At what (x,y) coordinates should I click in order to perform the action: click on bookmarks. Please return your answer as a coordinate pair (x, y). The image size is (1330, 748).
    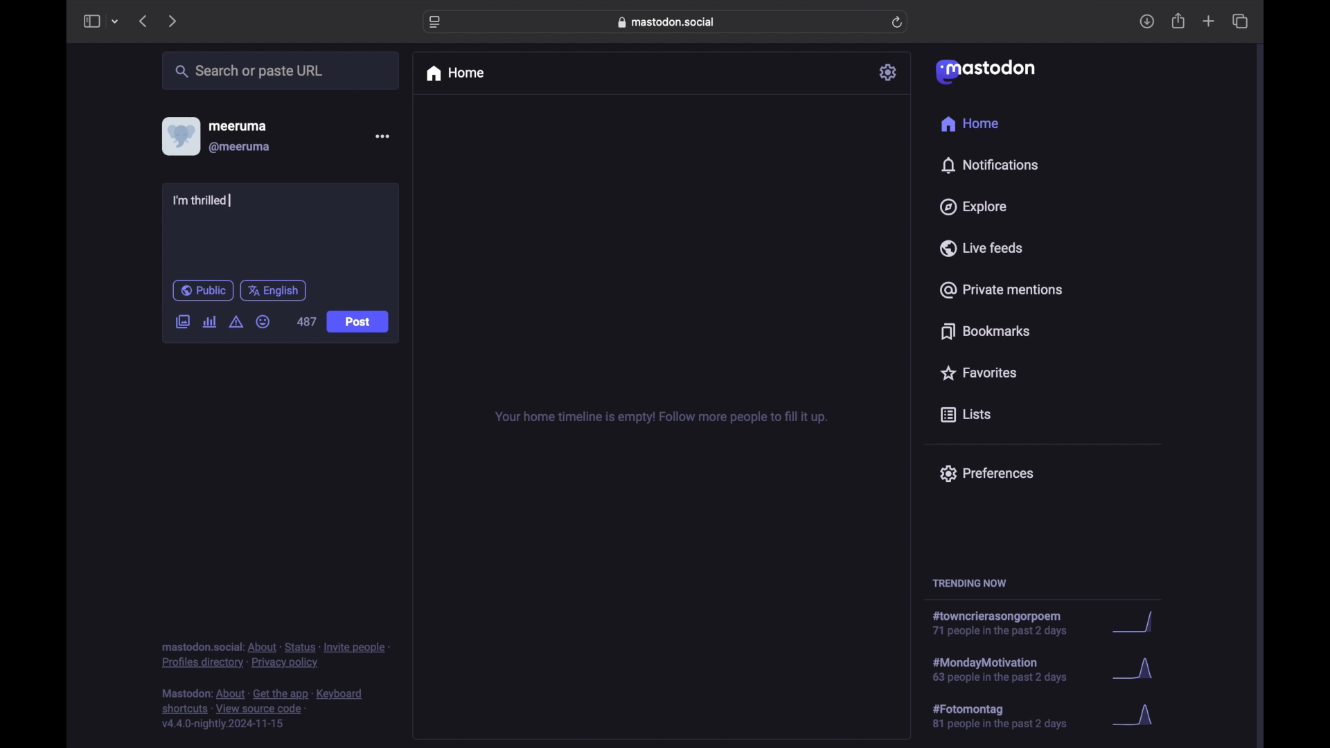
    Looking at the image, I should click on (988, 331).